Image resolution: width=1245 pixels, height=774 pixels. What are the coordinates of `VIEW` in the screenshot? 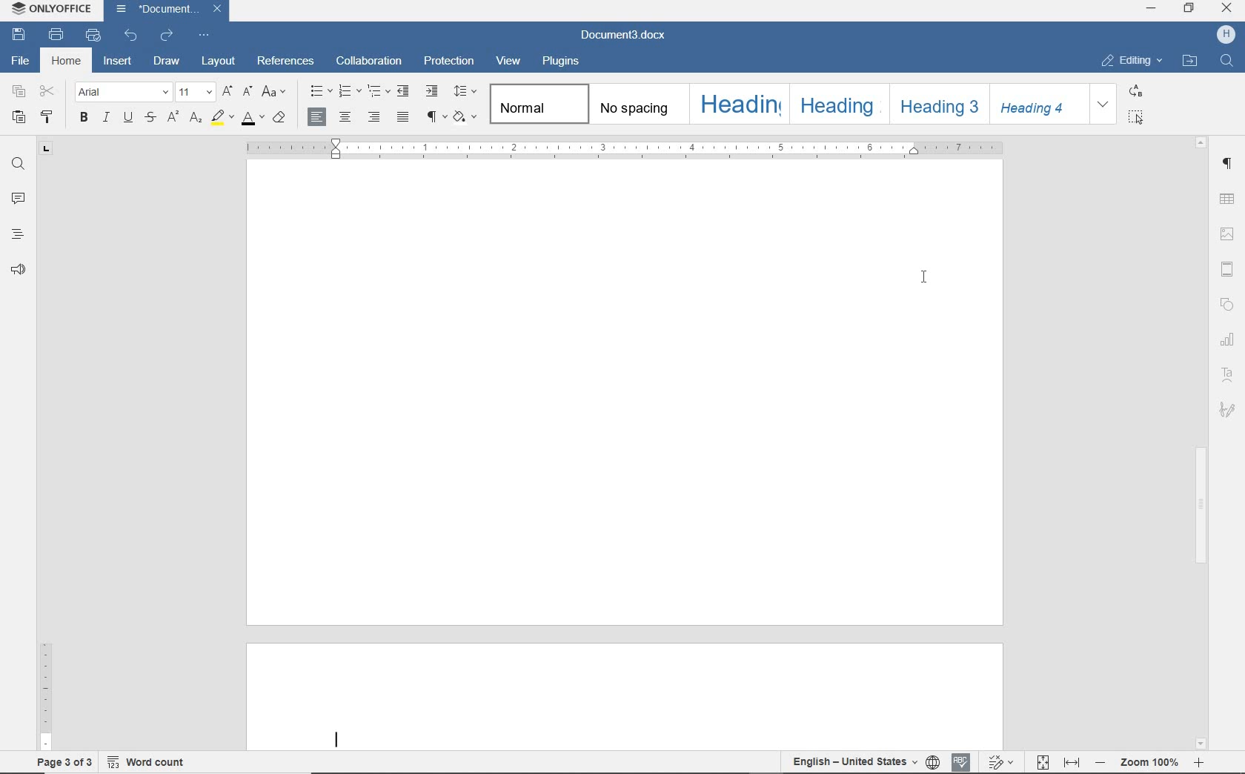 It's located at (510, 61).